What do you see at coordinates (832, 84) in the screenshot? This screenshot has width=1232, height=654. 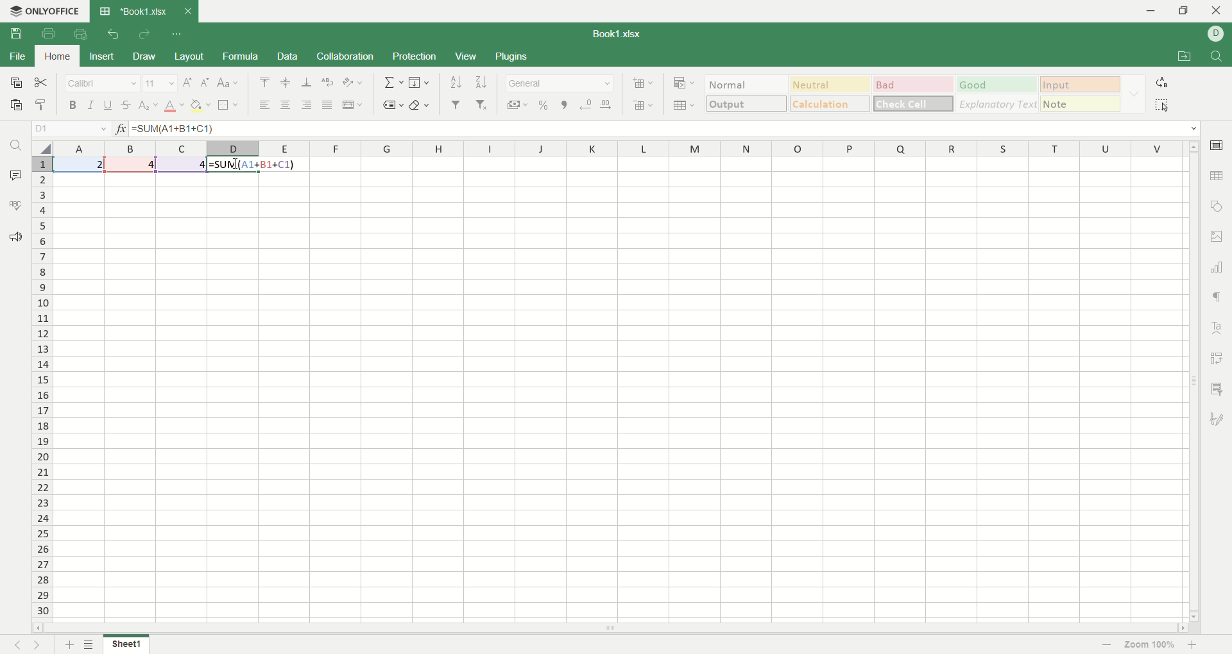 I see `neutral` at bounding box center [832, 84].